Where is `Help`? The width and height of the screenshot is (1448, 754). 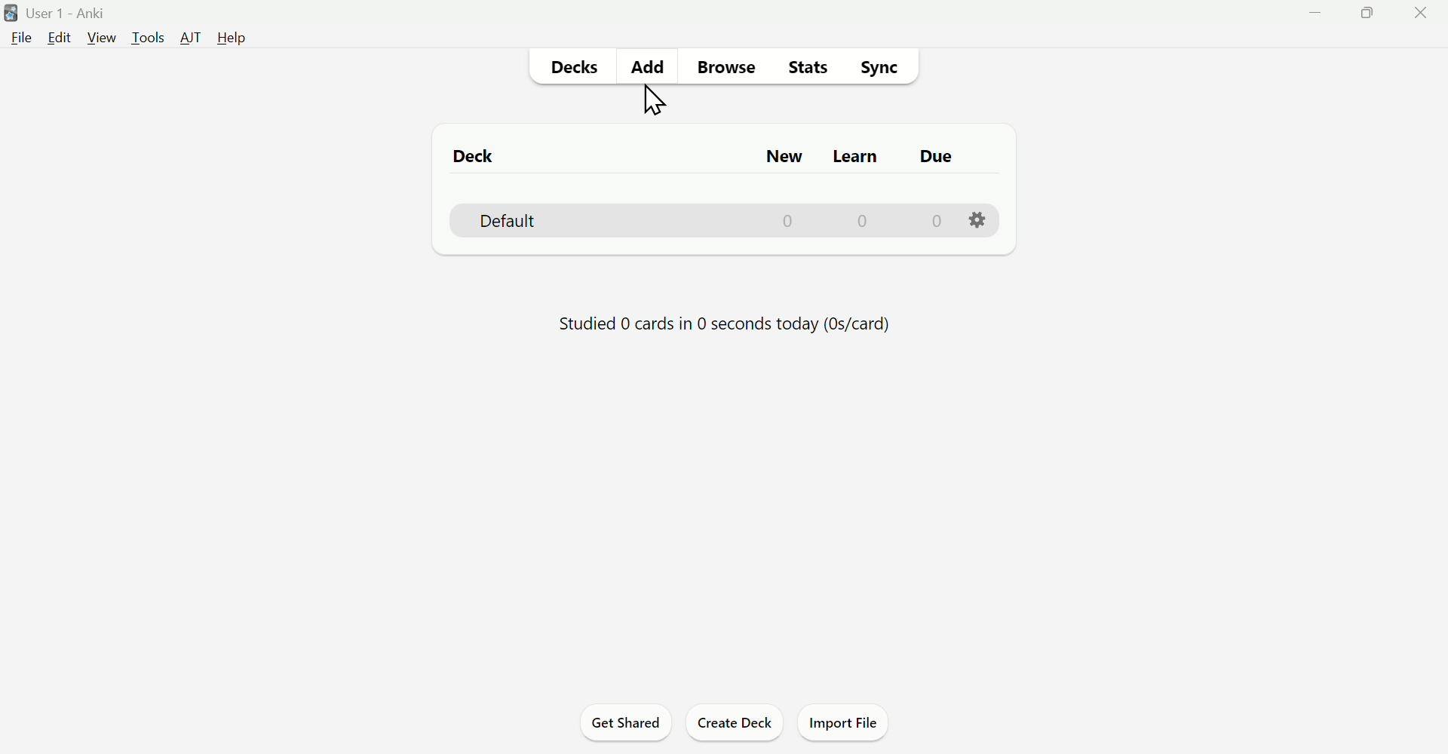 Help is located at coordinates (235, 41).